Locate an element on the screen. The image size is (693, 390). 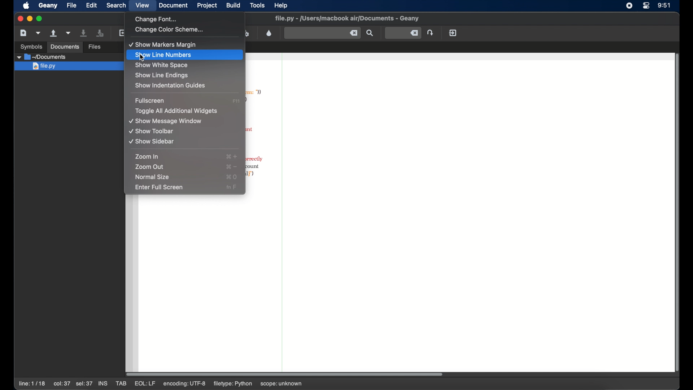
show indentation guides is located at coordinates (170, 86).